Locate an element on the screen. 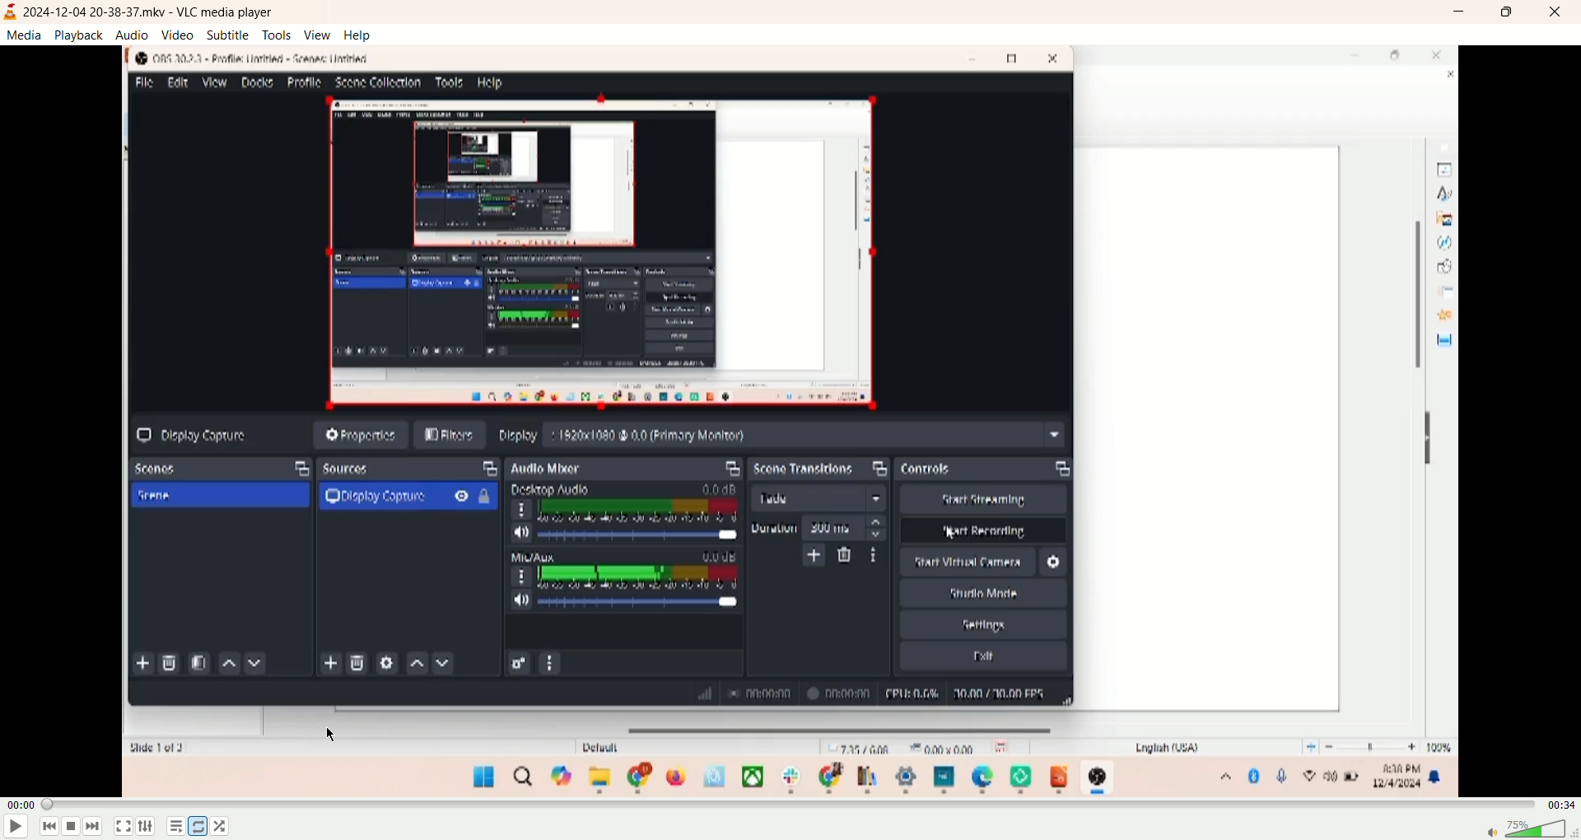 The image size is (1581, 840). view is located at coordinates (320, 35).